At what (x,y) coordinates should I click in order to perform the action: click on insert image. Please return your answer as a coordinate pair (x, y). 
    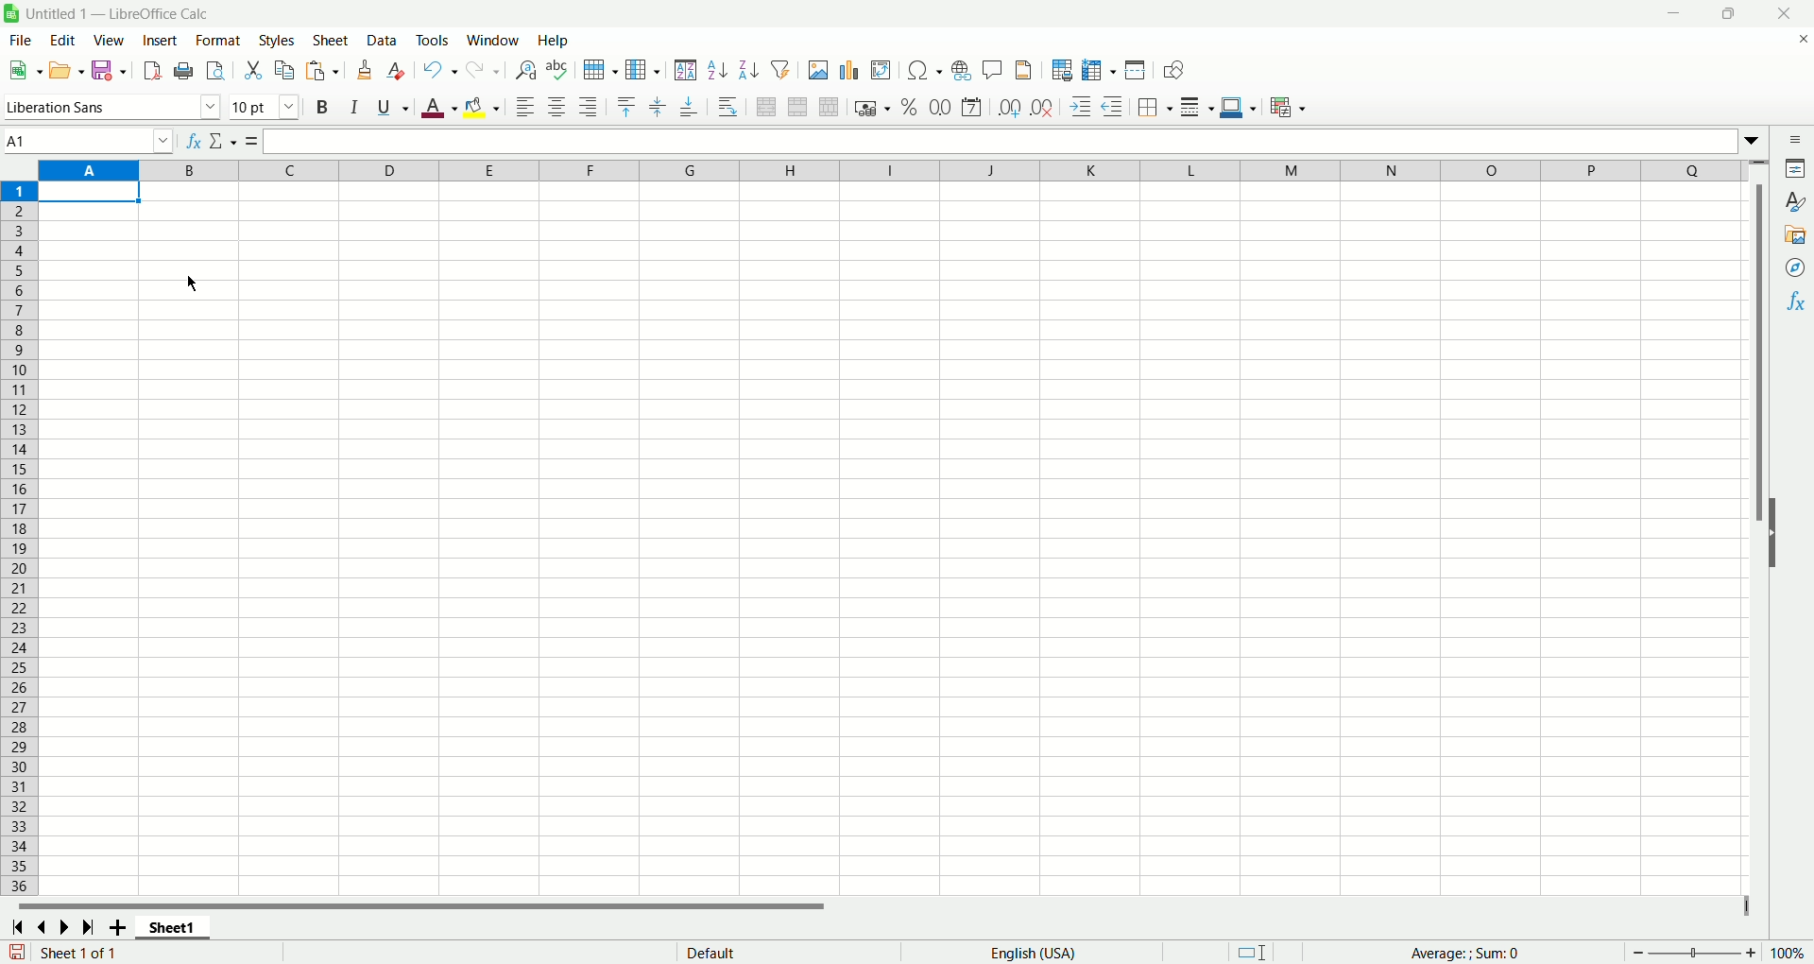
    Looking at the image, I should click on (819, 68).